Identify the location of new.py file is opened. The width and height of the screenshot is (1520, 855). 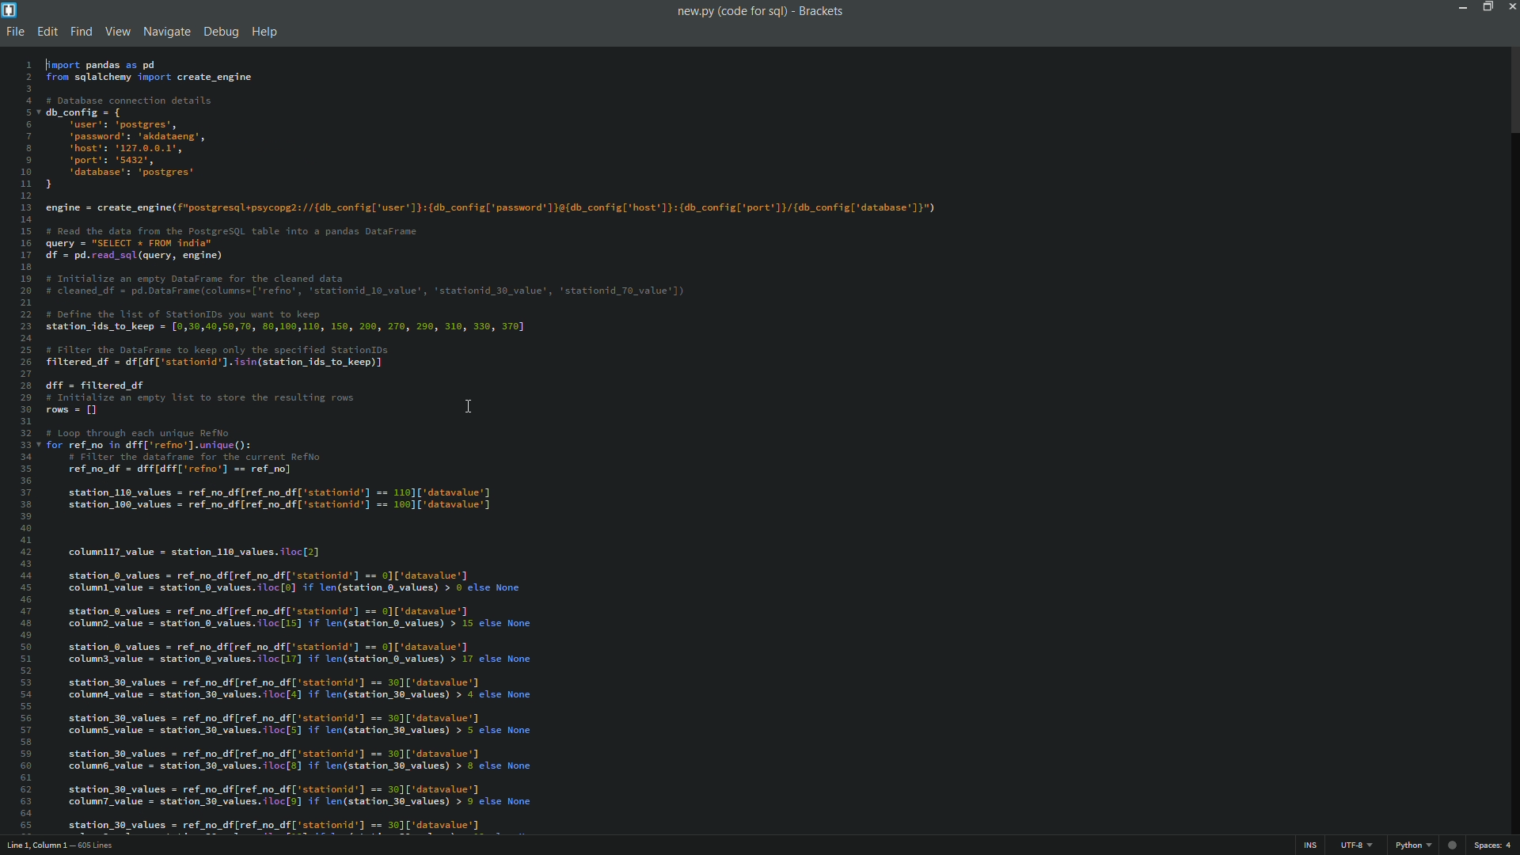
(691, 12).